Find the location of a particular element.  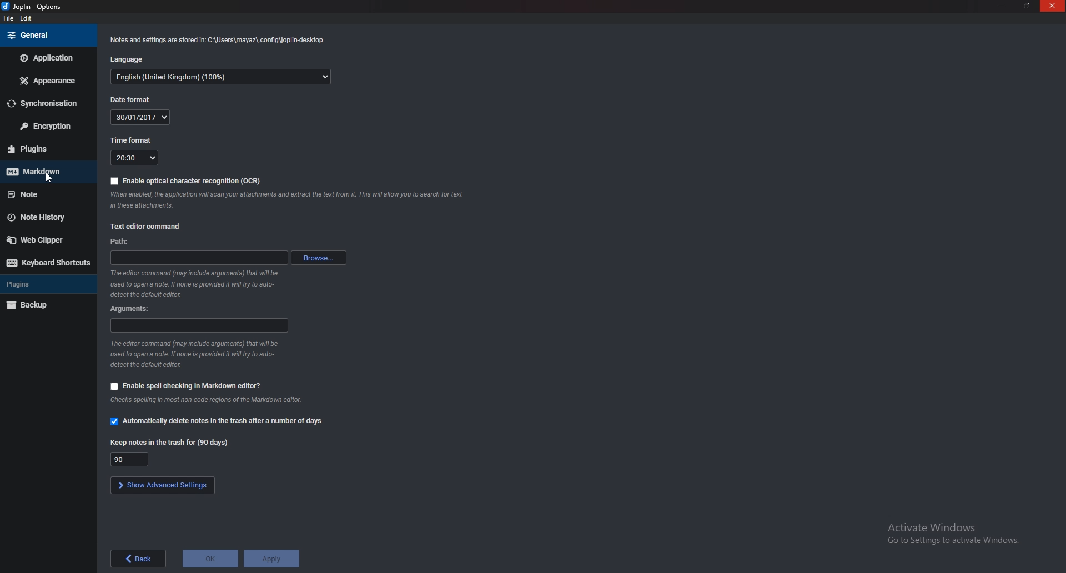

browse is located at coordinates (322, 257).